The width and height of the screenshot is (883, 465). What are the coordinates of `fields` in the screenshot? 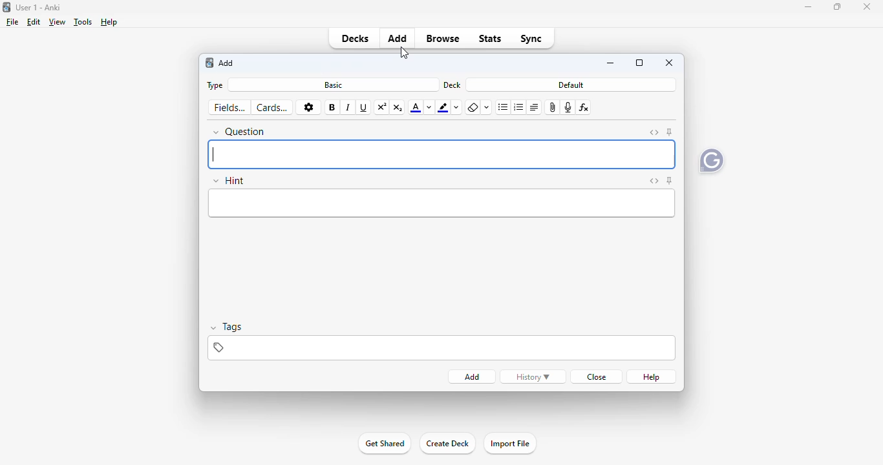 It's located at (229, 108).